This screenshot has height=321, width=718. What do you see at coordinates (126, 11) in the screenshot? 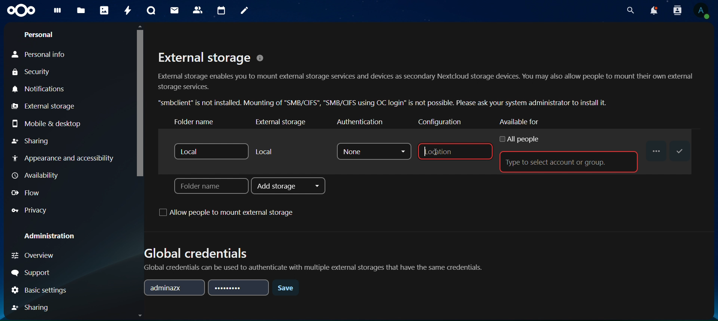
I see `activity` at bounding box center [126, 11].